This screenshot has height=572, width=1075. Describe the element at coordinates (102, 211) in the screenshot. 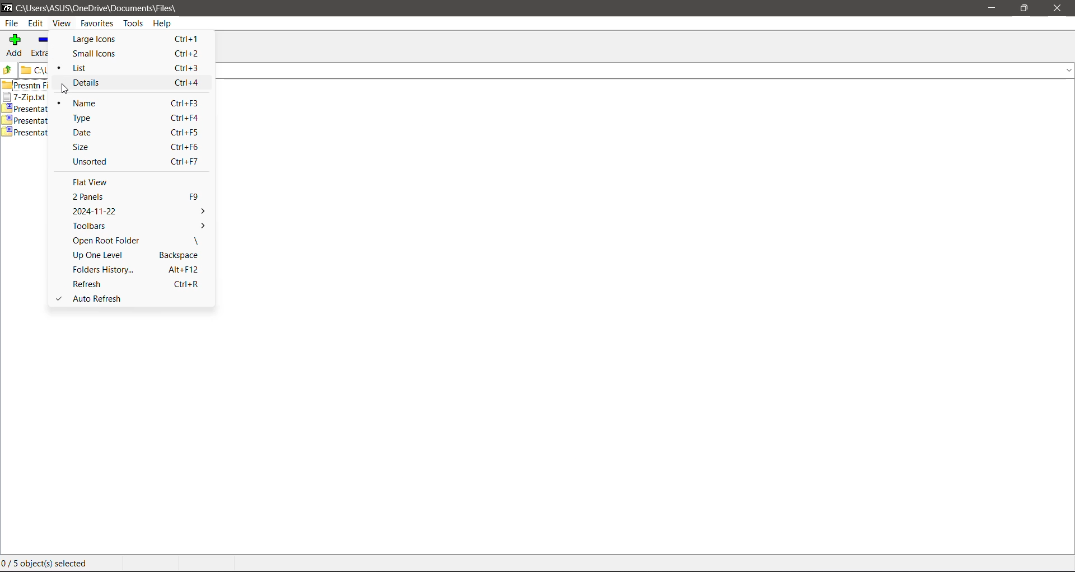

I see `2024-11-22` at that location.